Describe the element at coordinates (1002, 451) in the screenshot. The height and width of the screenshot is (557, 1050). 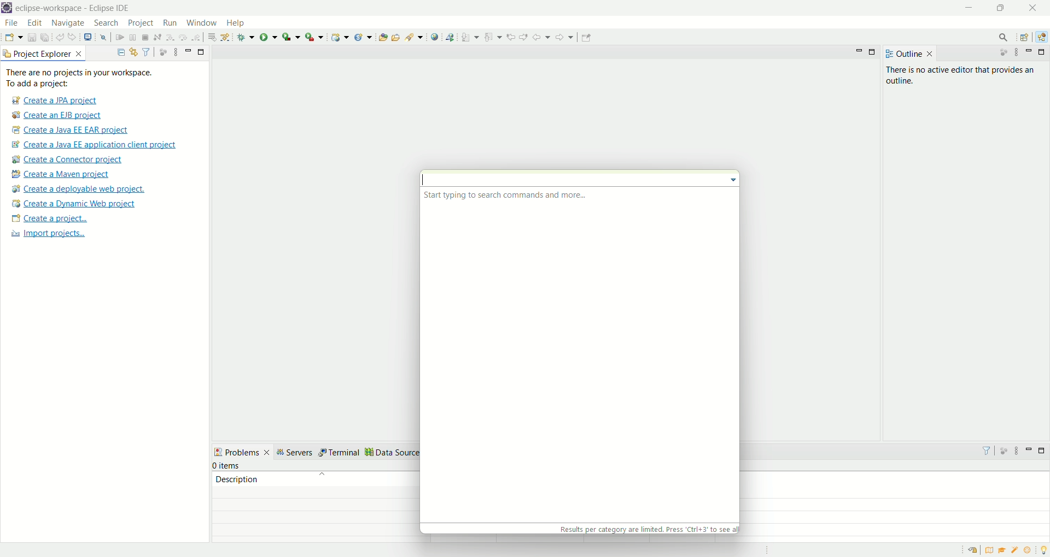
I see `focus on active task` at that location.